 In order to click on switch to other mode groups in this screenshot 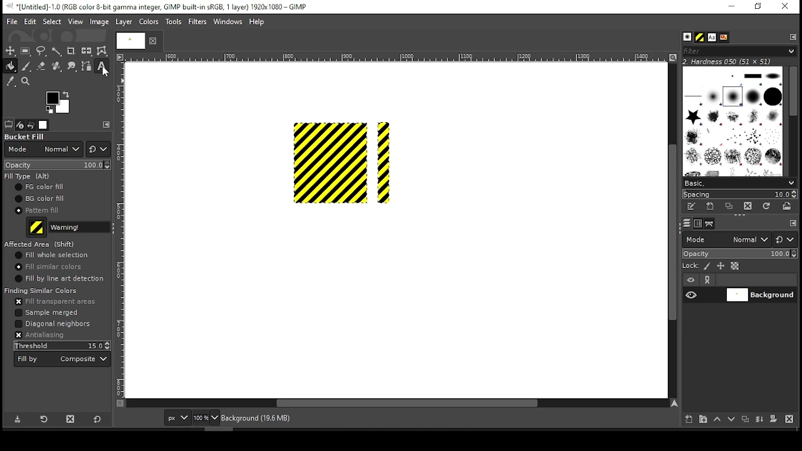, I will do `click(784, 241)`.